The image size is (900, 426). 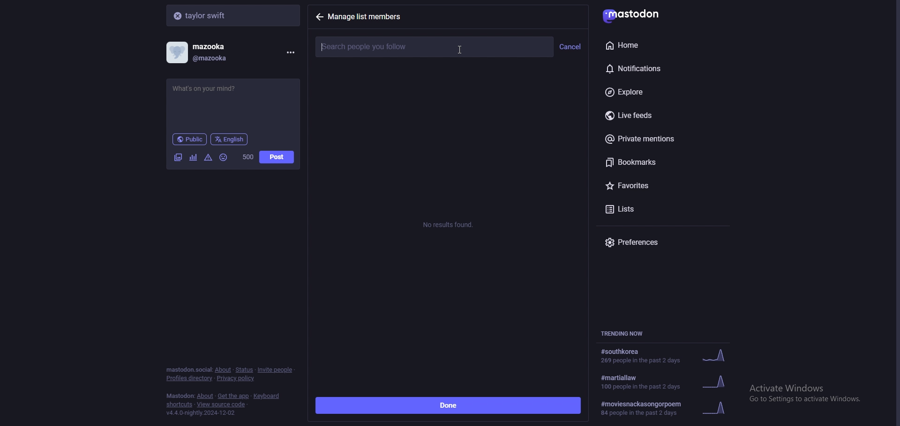 I want to click on live feeds, so click(x=666, y=116).